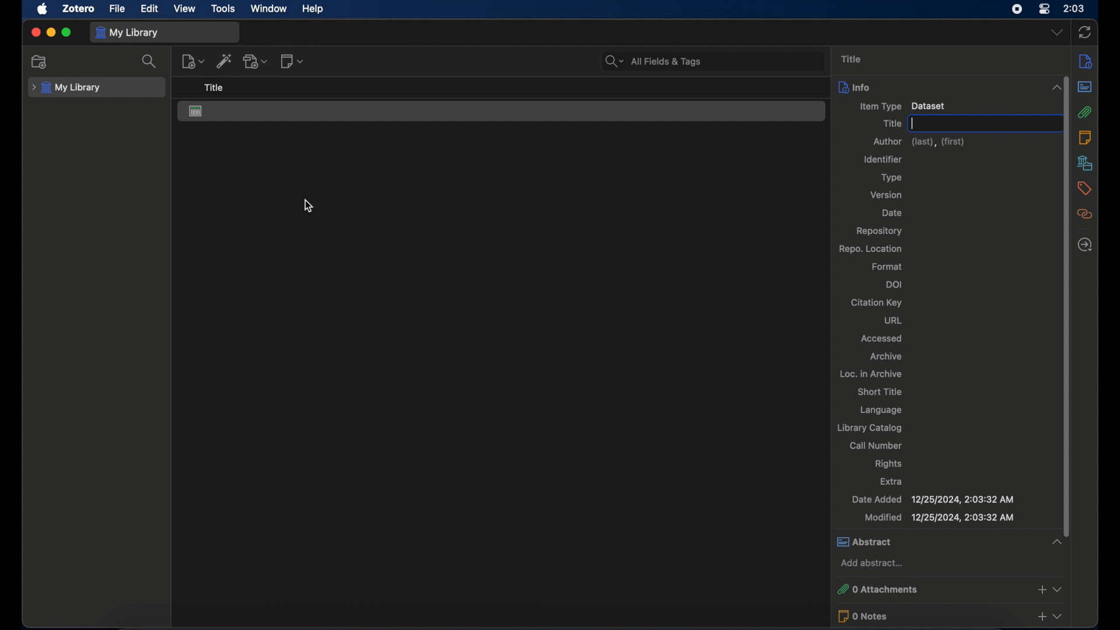 This screenshot has width=1120, height=630. I want to click on attachments, so click(1086, 112).